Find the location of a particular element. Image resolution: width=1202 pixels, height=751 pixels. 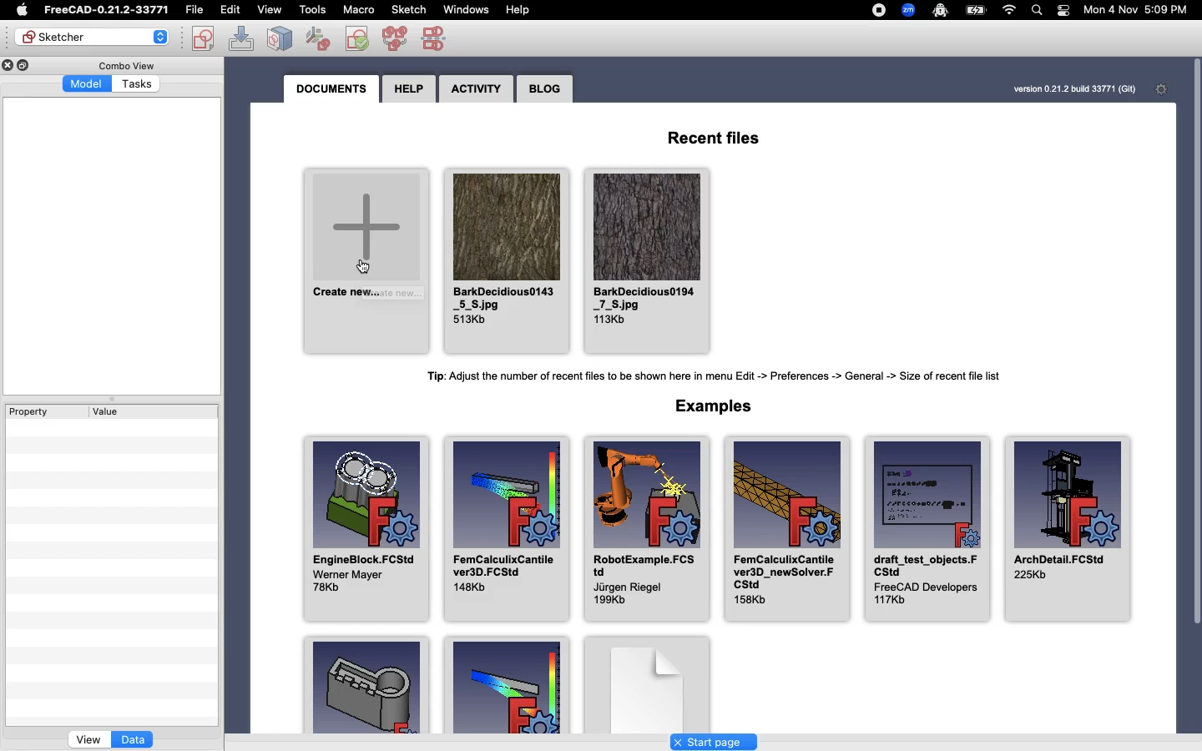

Create sketch is located at coordinates (202, 39).